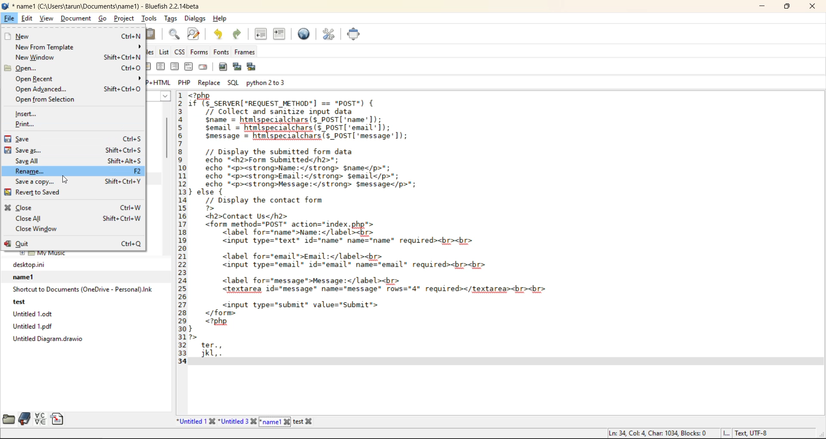  Describe the element at coordinates (75, 218) in the screenshot. I see `close all` at that location.